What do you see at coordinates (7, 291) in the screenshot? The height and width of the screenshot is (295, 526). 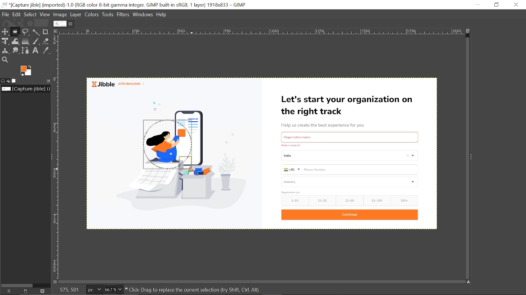 I see `raise this images display` at bounding box center [7, 291].